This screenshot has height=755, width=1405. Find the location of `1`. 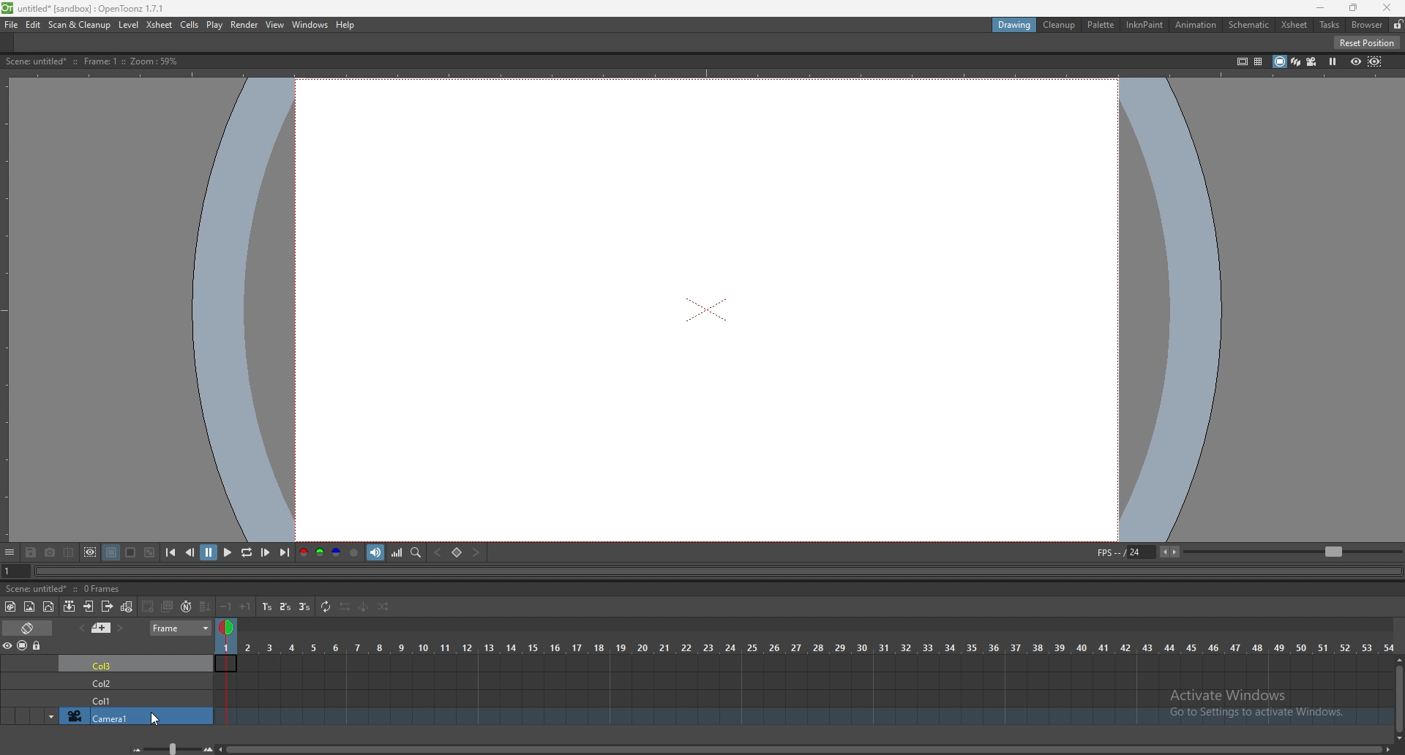

1 is located at coordinates (9, 571).